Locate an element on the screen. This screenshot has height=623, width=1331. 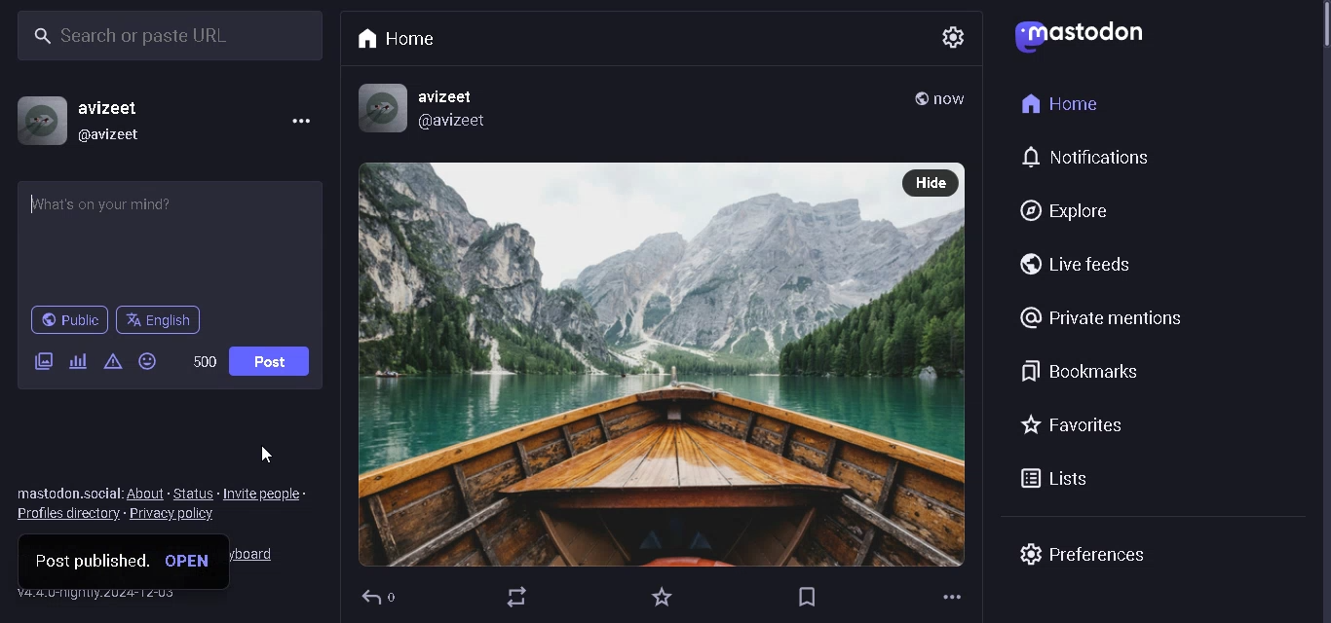
favorites is located at coordinates (1072, 427).